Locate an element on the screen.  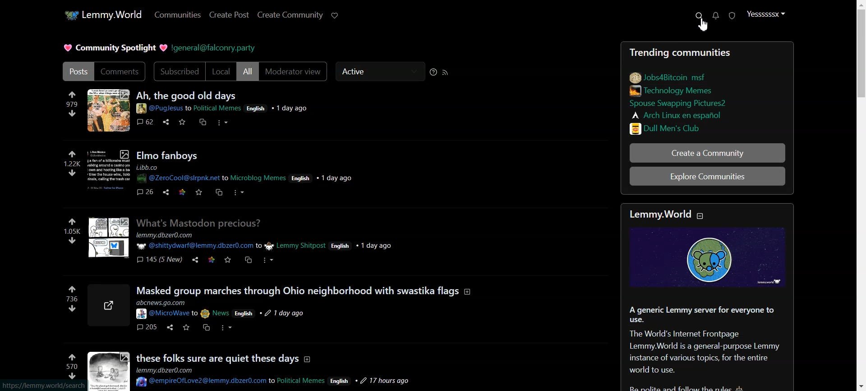
Home Page is located at coordinates (103, 14).